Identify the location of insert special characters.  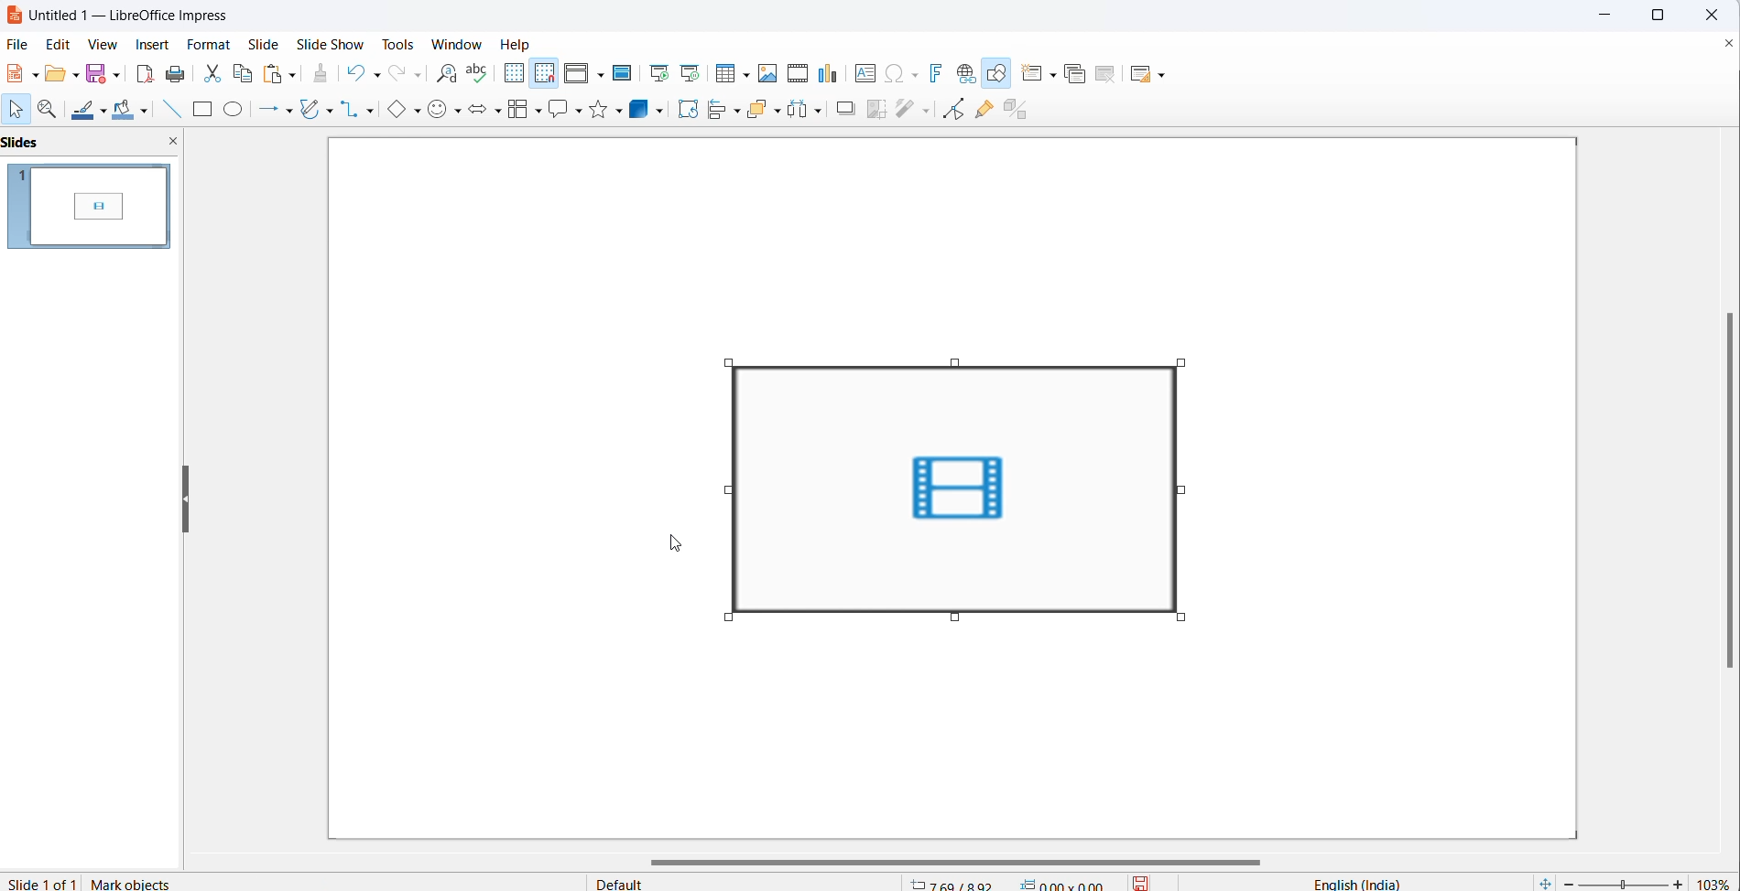
(894, 75).